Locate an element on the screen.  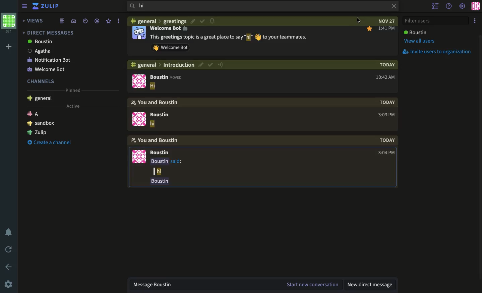
Invite users to organization is located at coordinates (439, 52).